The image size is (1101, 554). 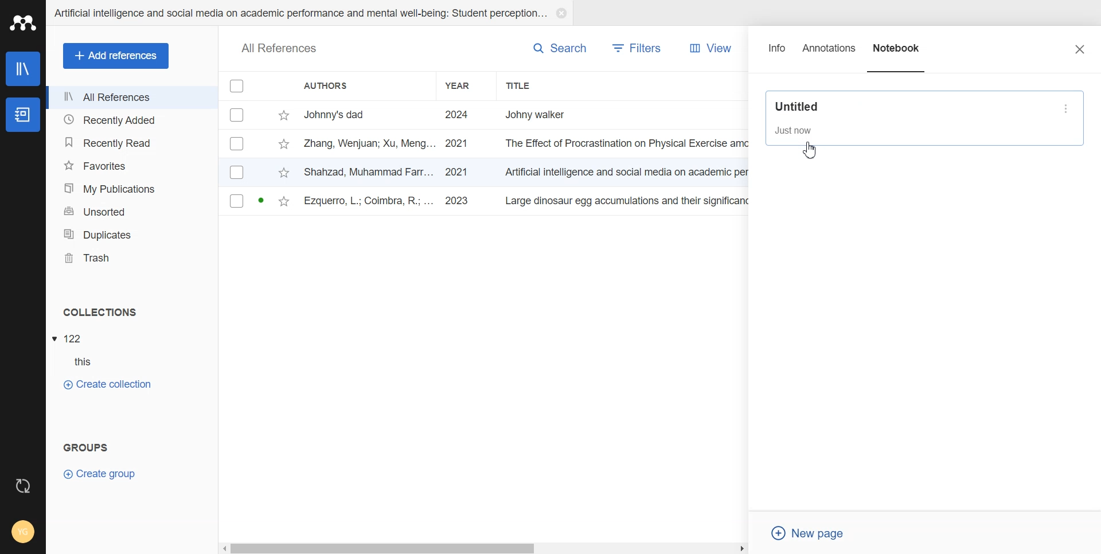 What do you see at coordinates (370, 171) in the screenshot?
I see `shahzad, muhammad farr...` at bounding box center [370, 171].